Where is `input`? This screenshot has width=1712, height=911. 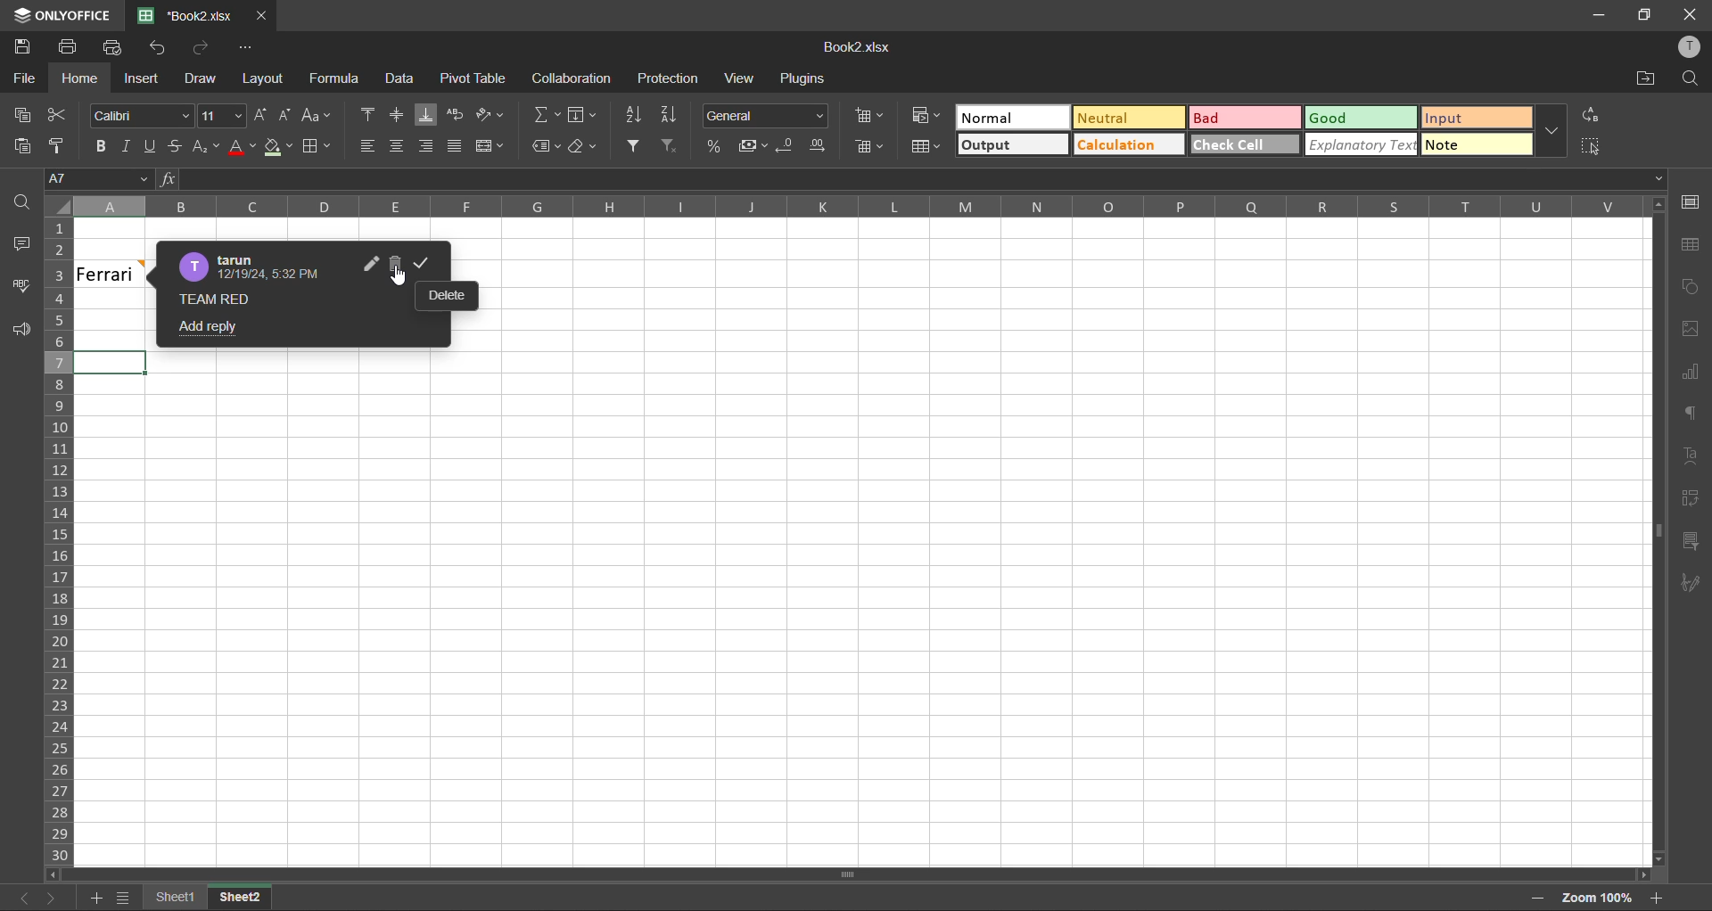 input is located at coordinates (1478, 119).